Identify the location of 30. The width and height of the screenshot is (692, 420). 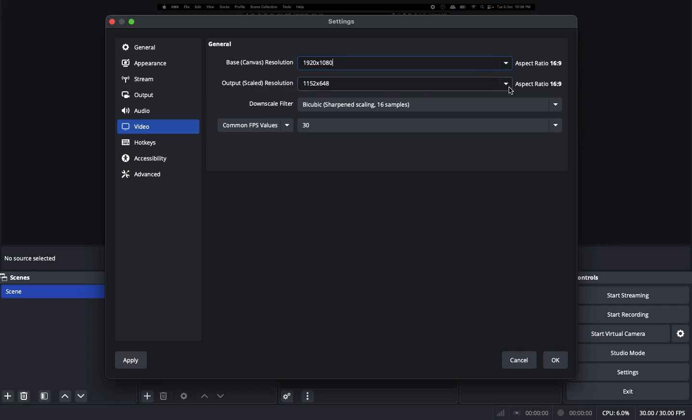
(430, 124).